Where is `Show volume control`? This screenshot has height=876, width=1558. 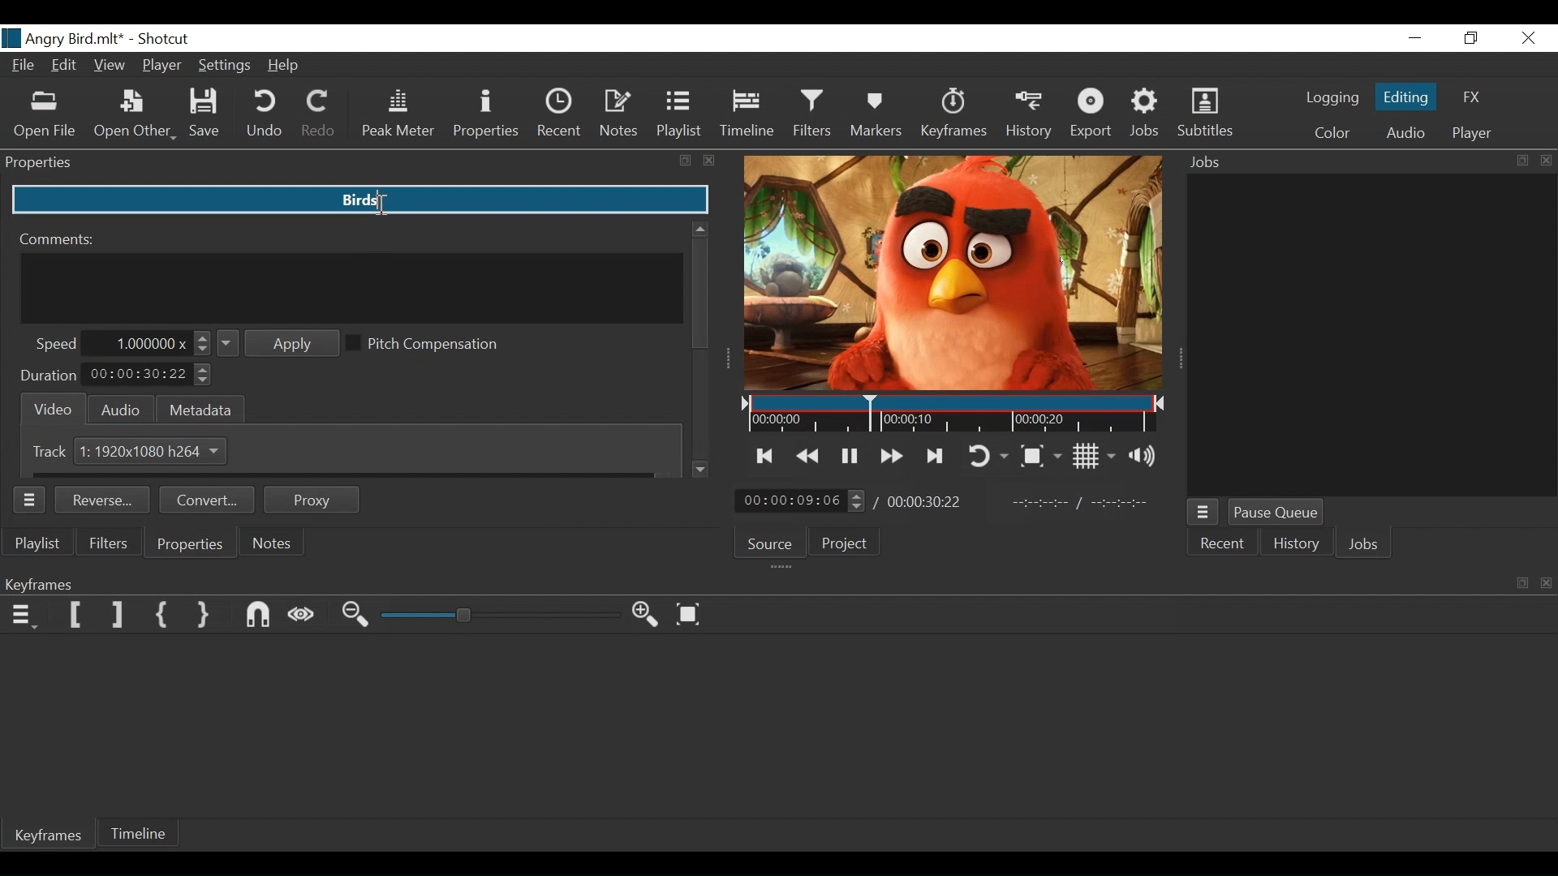 Show volume control is located at coordinates (1147, 457).